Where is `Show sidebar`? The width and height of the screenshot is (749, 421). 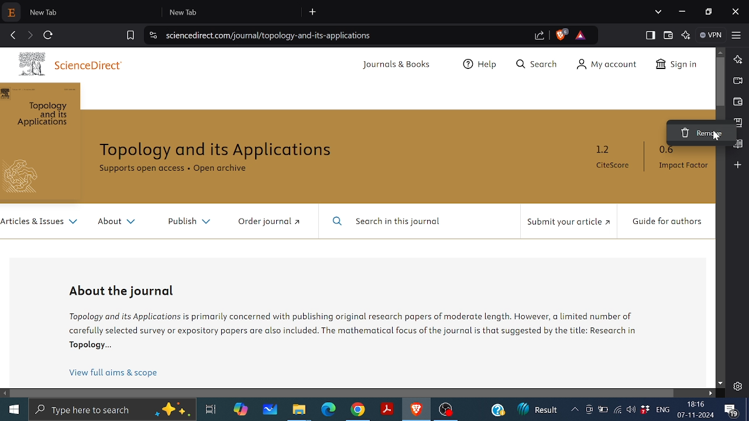
Show sidebar is located at coordinates (649, 35).